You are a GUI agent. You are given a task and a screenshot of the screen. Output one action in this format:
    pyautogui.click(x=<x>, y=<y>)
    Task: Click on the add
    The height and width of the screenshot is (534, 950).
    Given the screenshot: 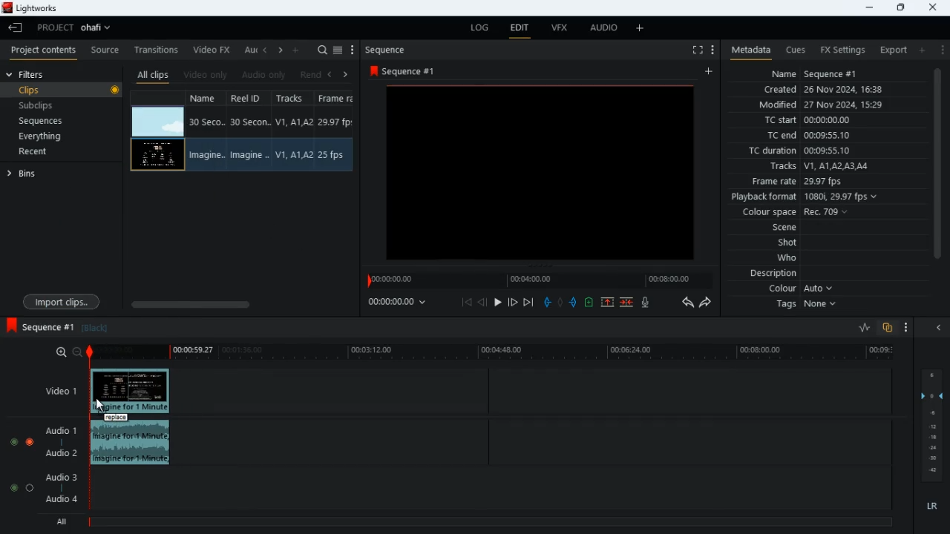 What is the action you would take?
    pyautogui.click(x=921, y=50)
    